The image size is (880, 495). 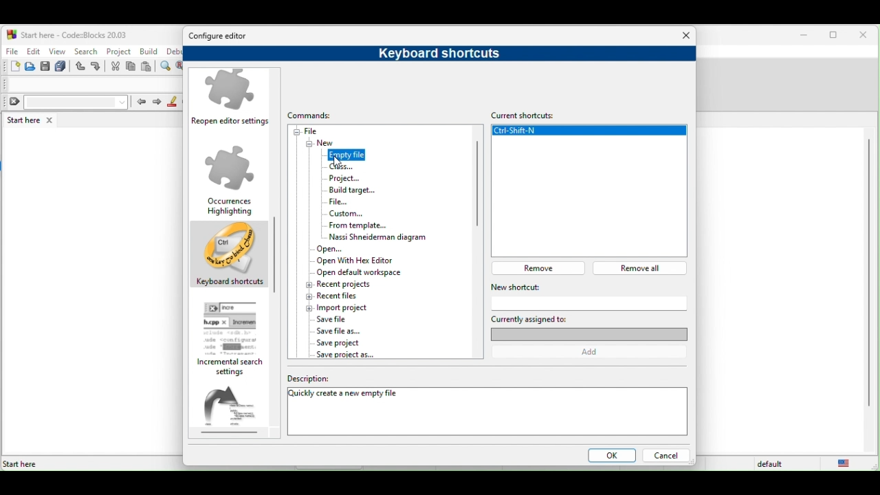 I want to click on start here, so click(x=32, y=120).